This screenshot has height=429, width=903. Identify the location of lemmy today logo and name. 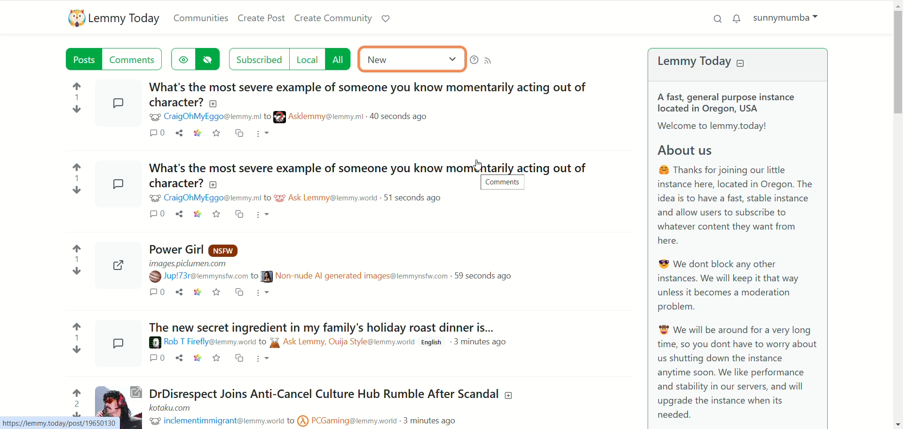
(112, 18).